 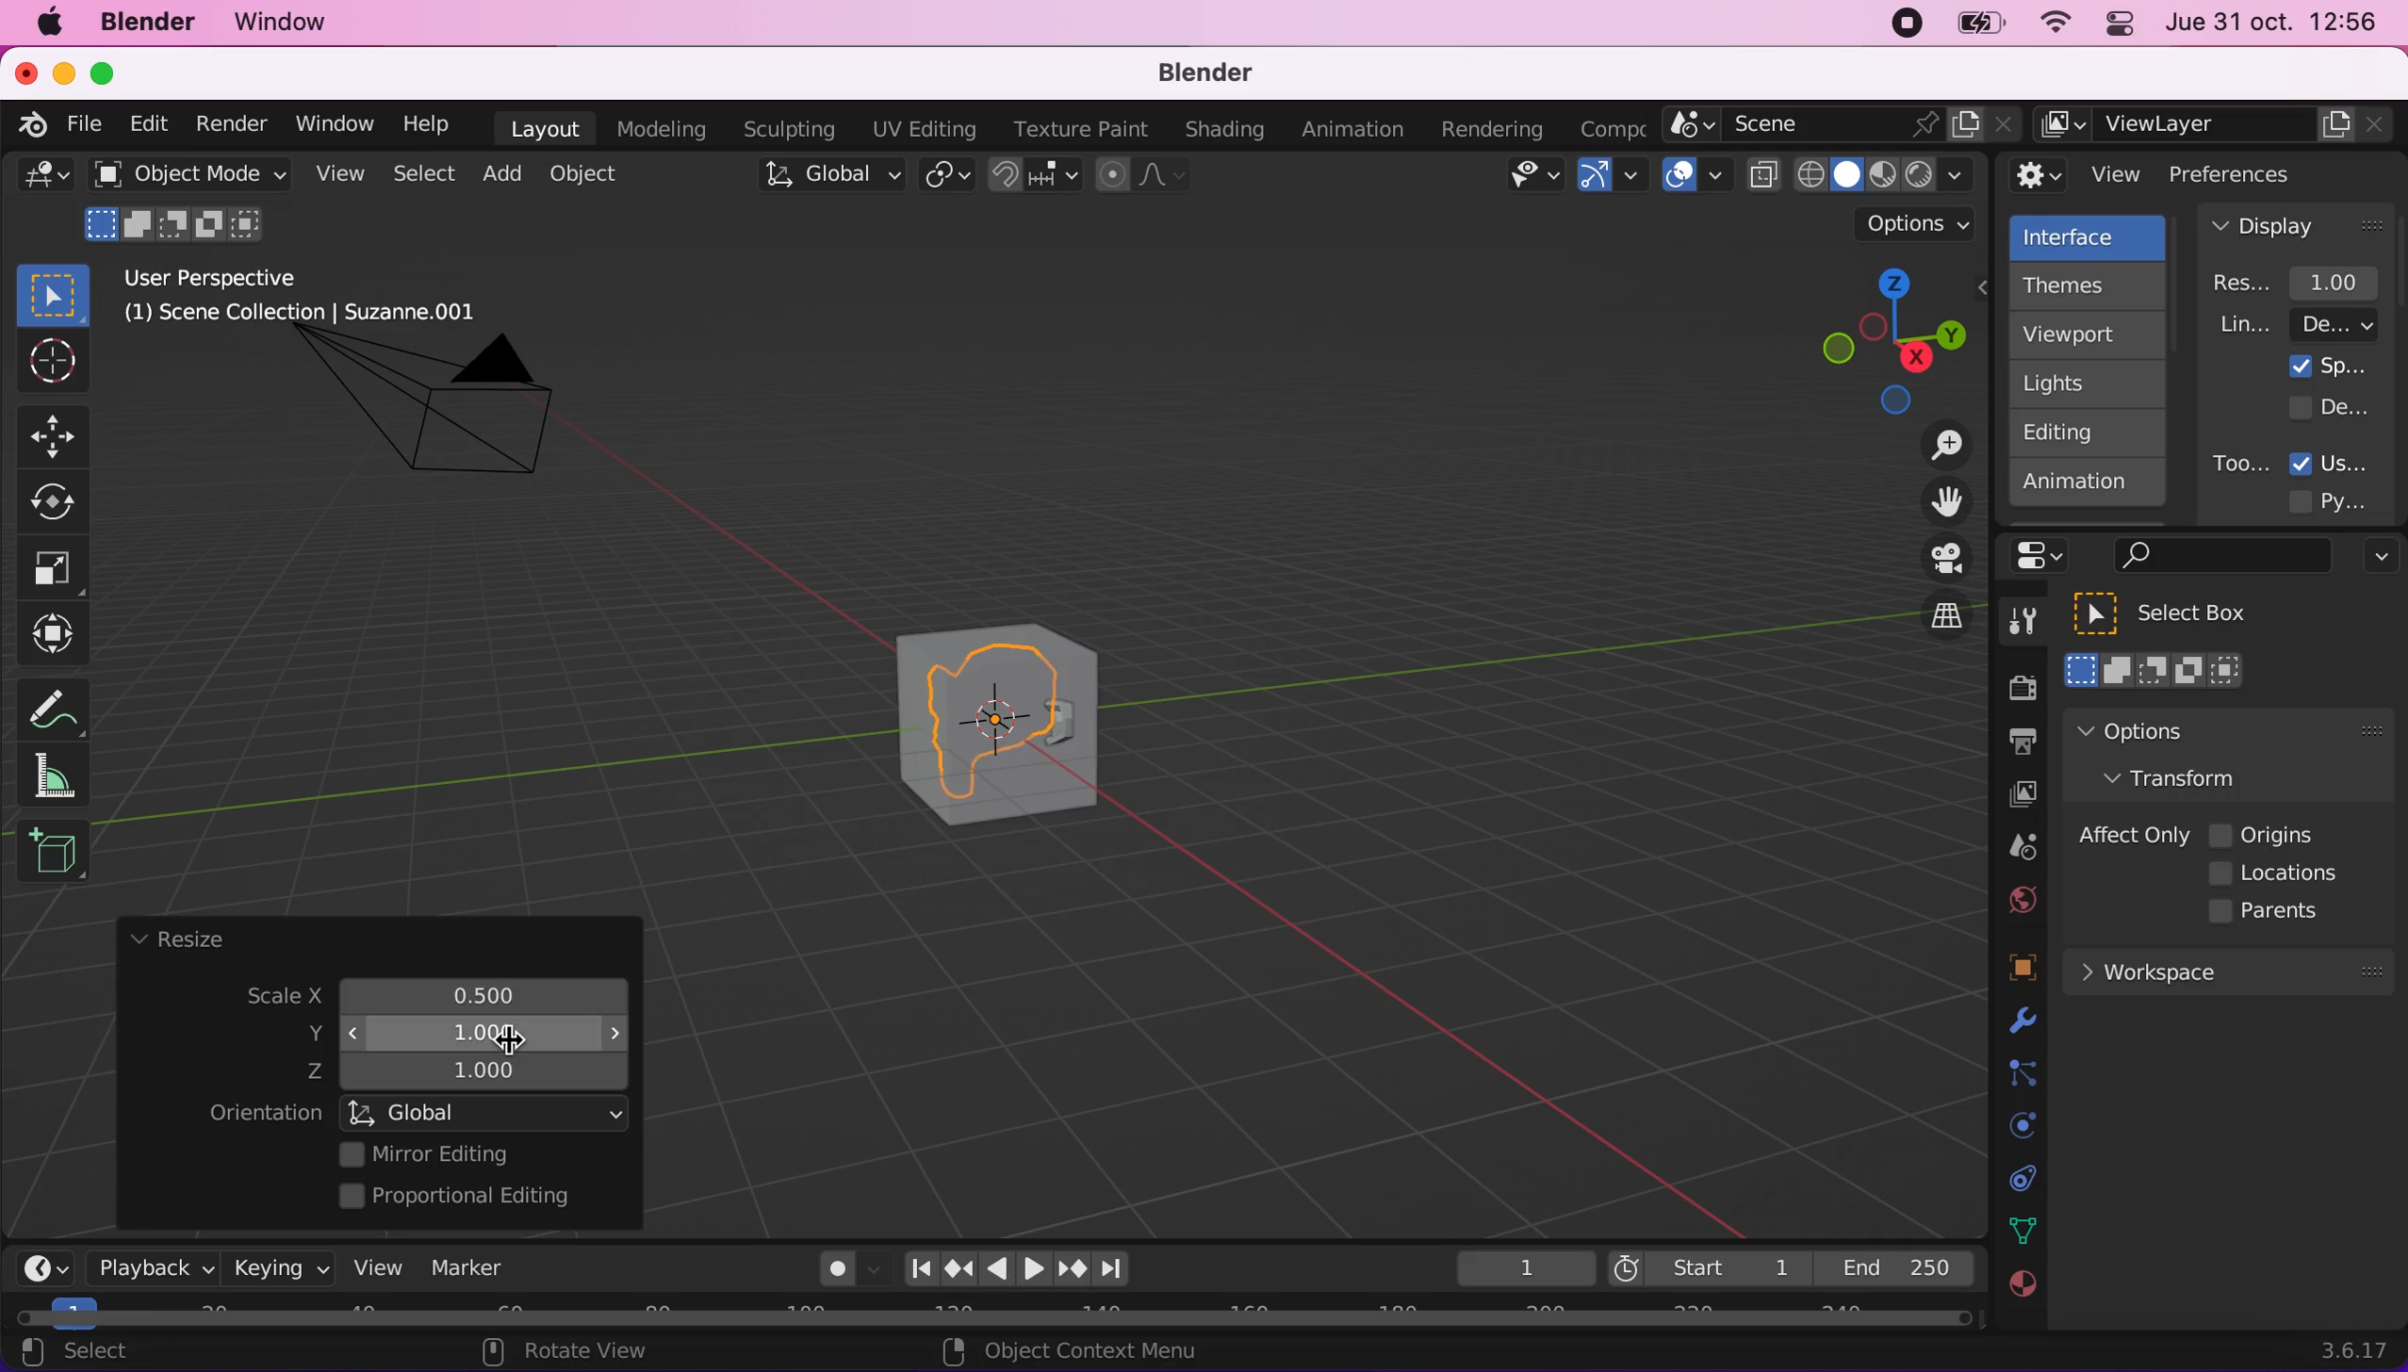 What do you see at coordinates (315, 298) in the screenshot?
I see `user perspective (1) scene collection | suzzane.001` at bounding box center [315, 298].